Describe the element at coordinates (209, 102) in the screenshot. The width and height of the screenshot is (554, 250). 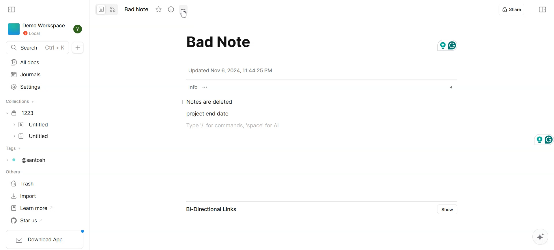
I see `Notes are deleted` at that location.